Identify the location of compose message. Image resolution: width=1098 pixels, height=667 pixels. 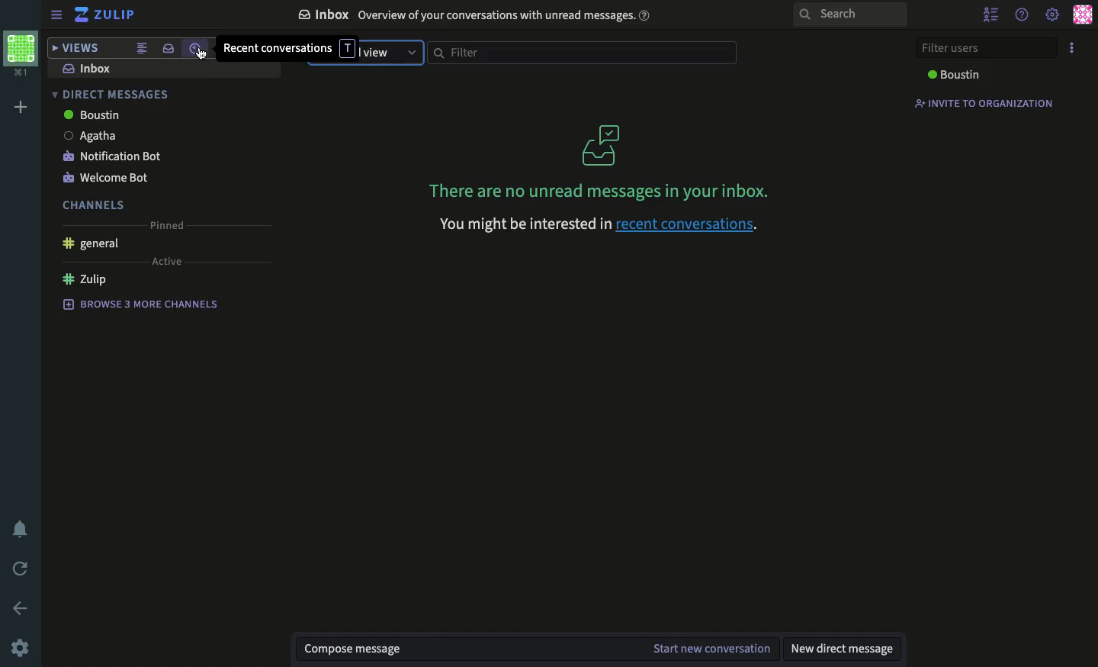
(354, 648).